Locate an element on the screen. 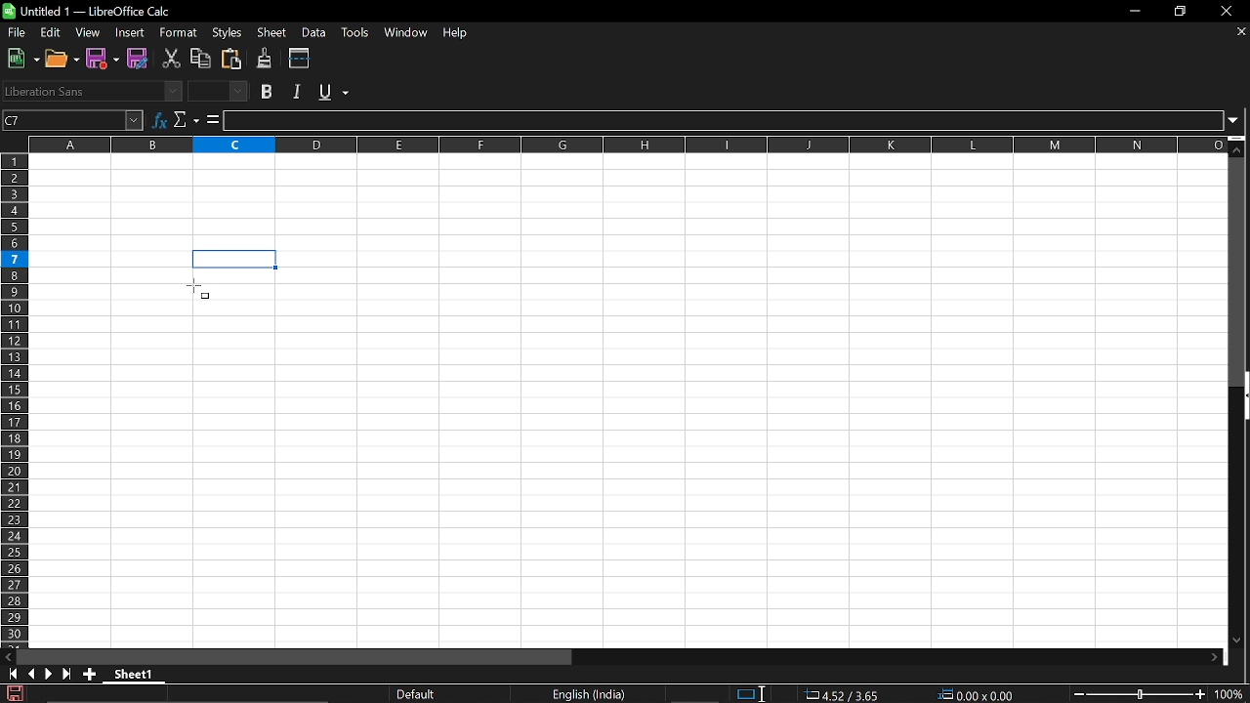 The image size is (1250, 703). Close  is located at coordinates (1230, 11).